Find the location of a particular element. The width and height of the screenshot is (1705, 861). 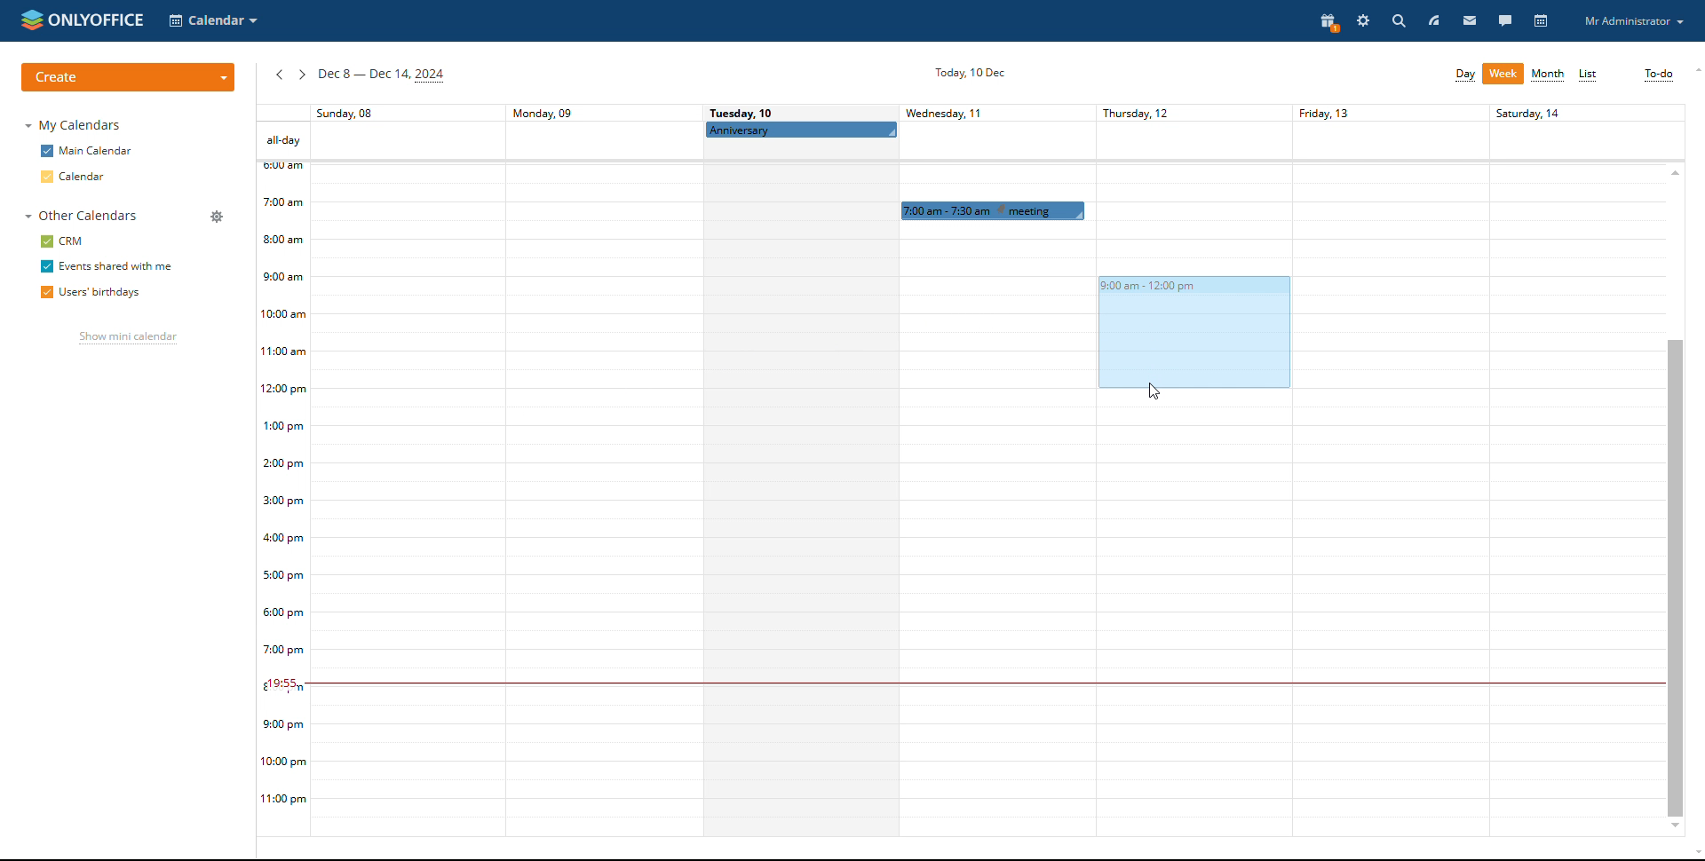

scheduled event is located at coordinates (993, 209).